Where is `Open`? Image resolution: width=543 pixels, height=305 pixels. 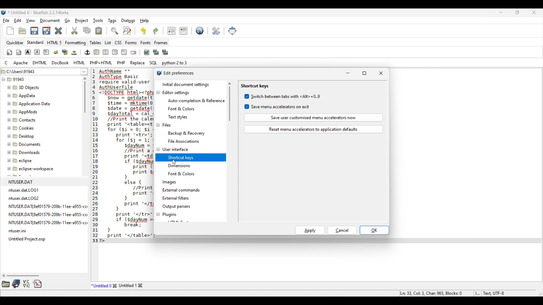
Open is located at coordinates (23, 31).